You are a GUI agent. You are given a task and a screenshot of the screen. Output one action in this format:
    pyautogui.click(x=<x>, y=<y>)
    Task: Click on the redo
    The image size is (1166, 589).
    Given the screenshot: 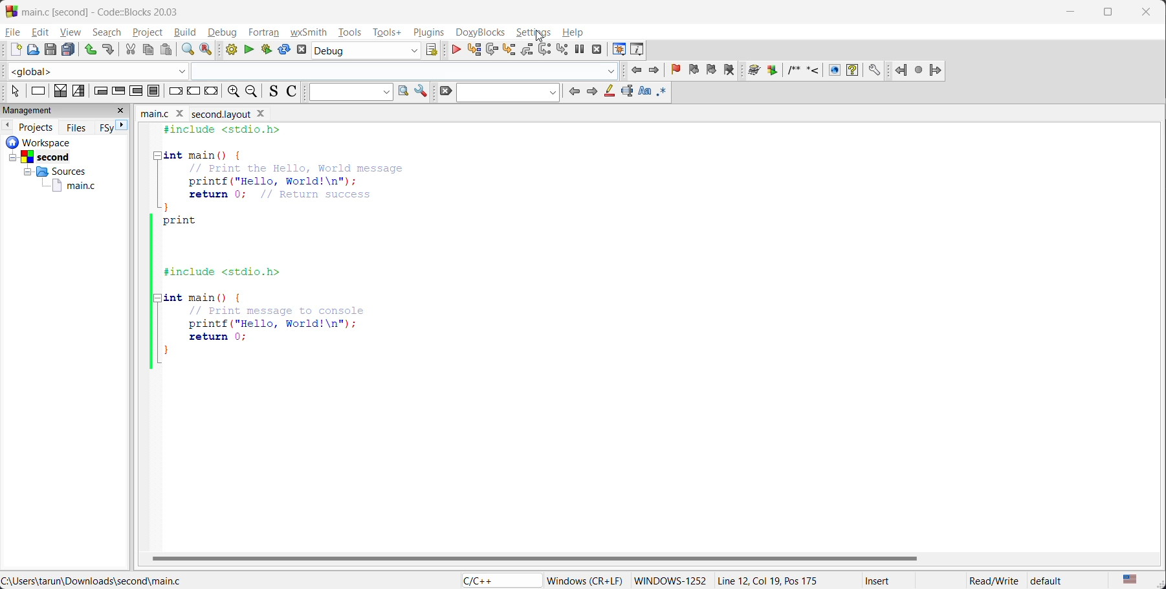 What is the action you would take?
    pyautogui.click(x=107, y=49)
    